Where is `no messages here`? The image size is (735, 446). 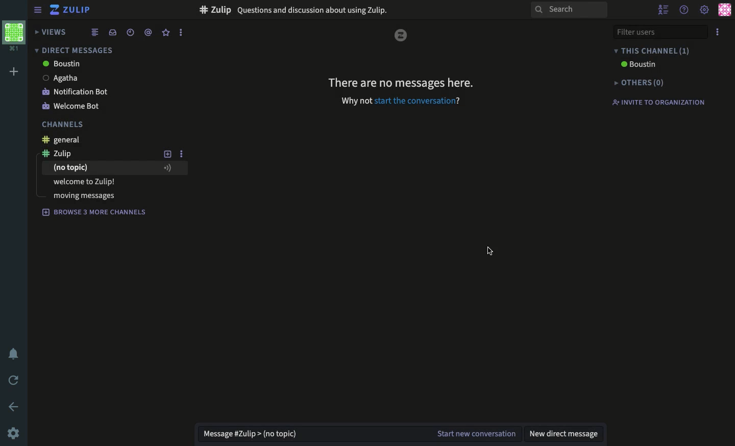 no messages here is located at coordinates (402, 84).